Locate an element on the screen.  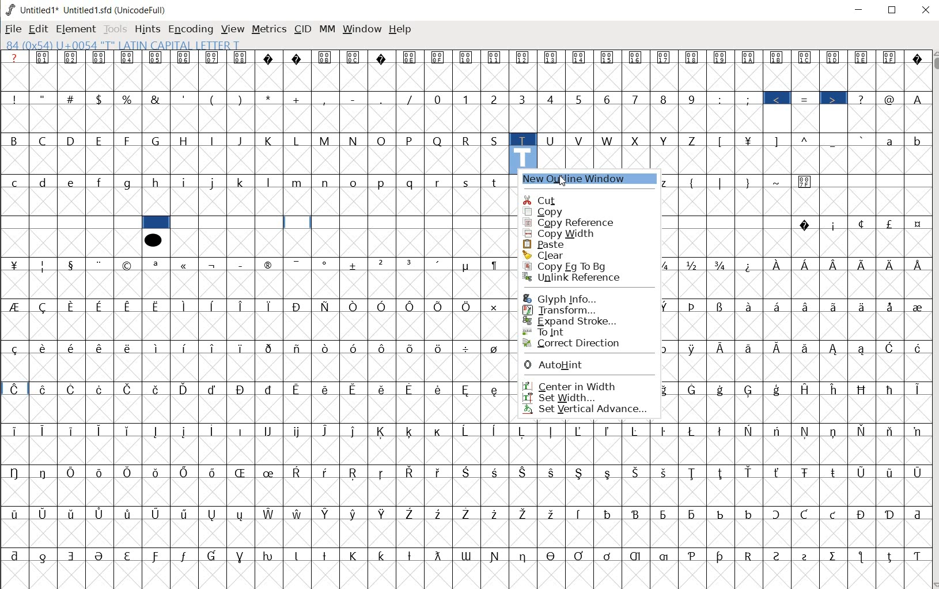
Symbol is located at coordinates (157, 265).